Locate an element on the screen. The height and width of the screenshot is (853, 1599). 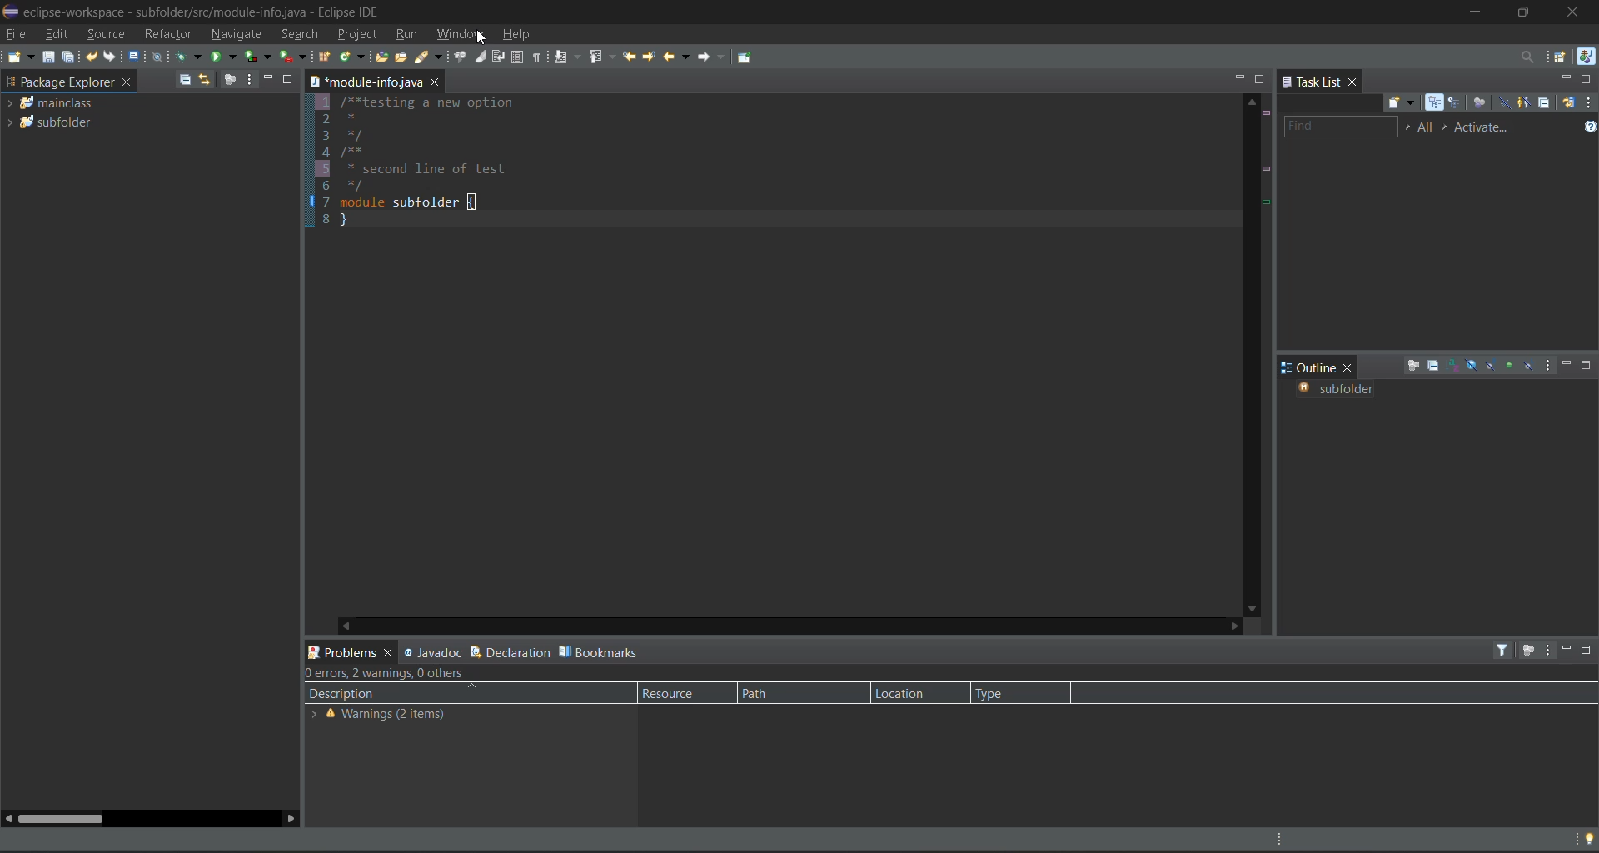
new is located at coordinates (20, 57).